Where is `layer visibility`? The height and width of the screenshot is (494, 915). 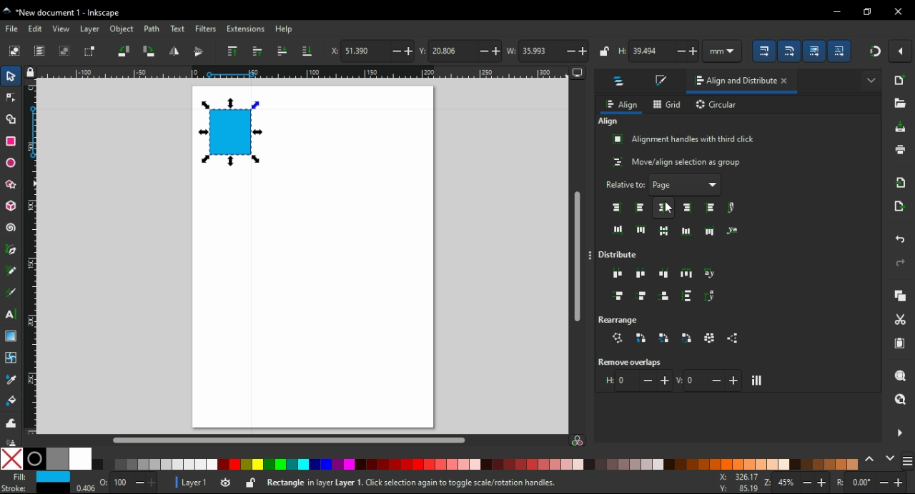
layer visibility is located at coordinates (224, 481).